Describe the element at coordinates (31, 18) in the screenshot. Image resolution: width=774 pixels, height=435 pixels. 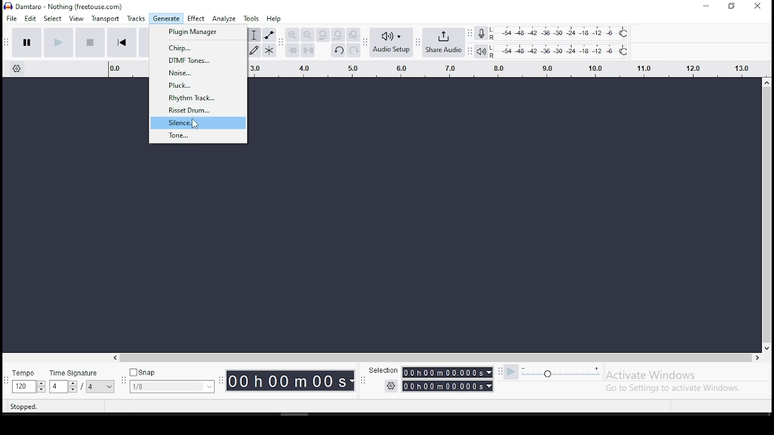
I see `edit` at that location.